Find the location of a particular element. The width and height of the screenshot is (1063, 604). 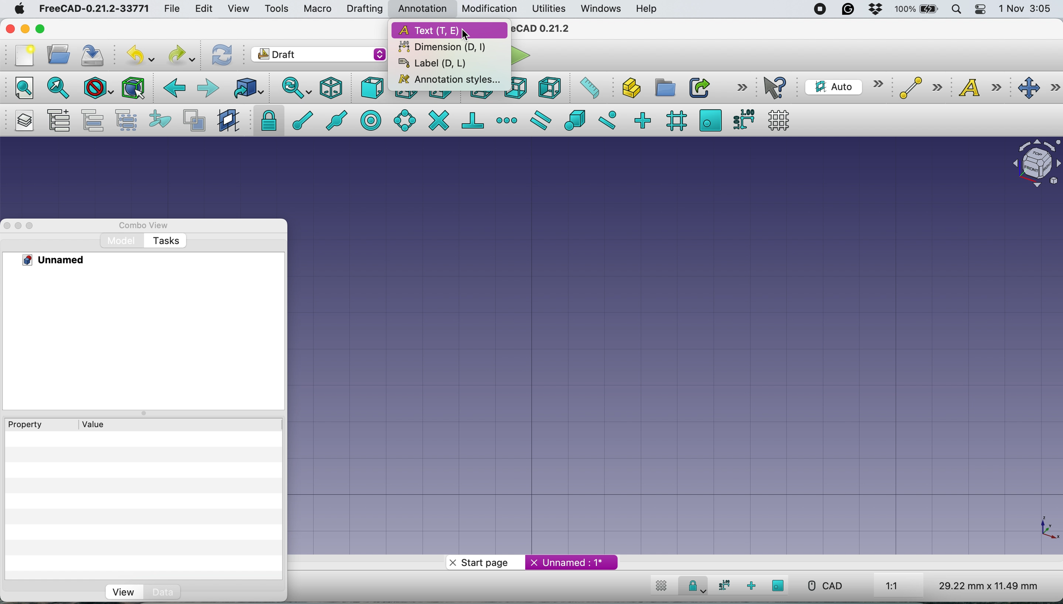

battery is located at coordinates (916, 9).